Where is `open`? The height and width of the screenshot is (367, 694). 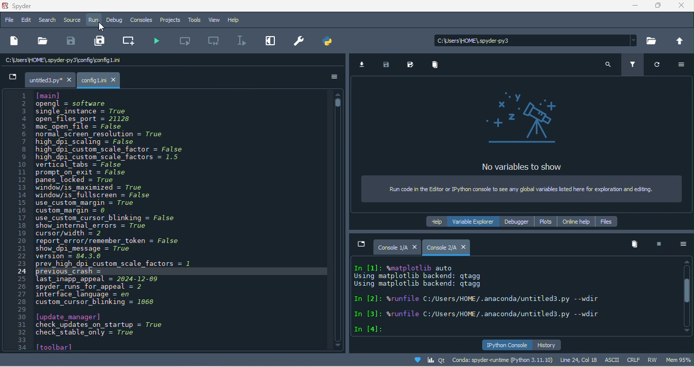 open is located at coordinates (41, 41).